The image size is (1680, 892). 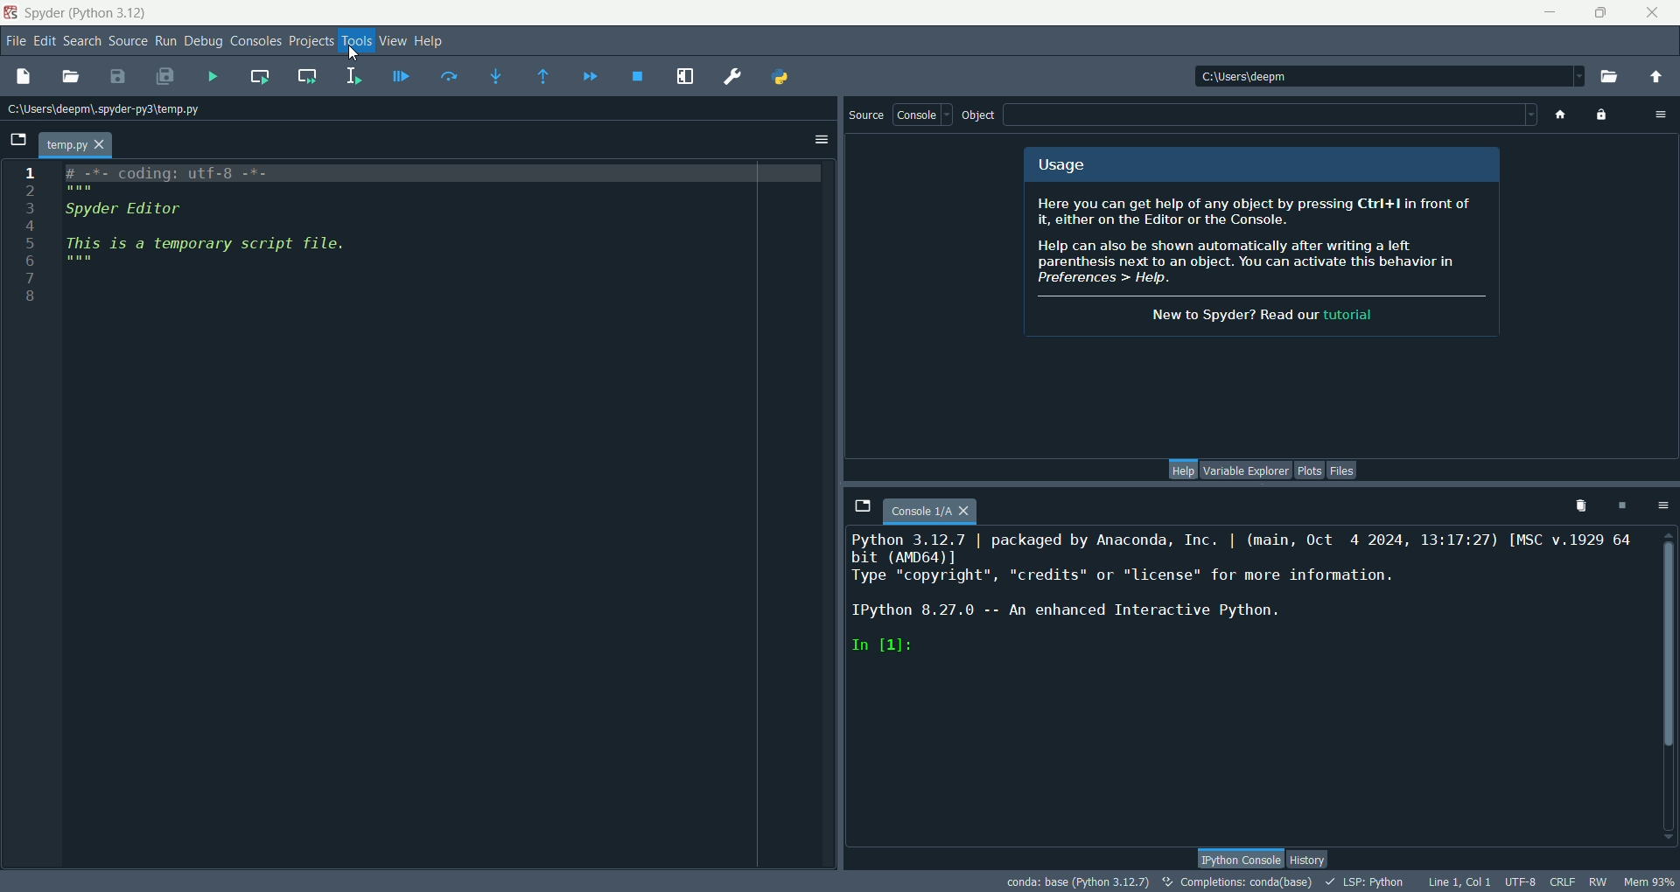 I want to click on UTF, so click(x=1522, y=883).